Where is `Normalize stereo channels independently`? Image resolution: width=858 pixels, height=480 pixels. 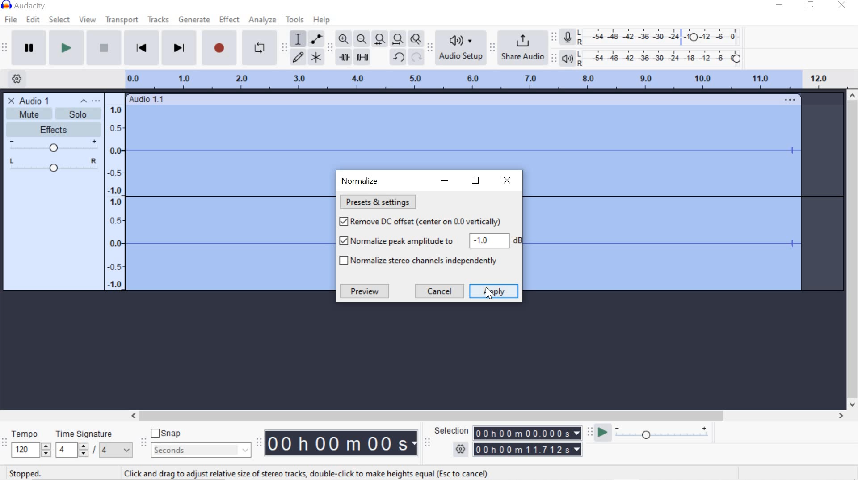 Normalize stereo channels independently is located at coordinates (421, 261).